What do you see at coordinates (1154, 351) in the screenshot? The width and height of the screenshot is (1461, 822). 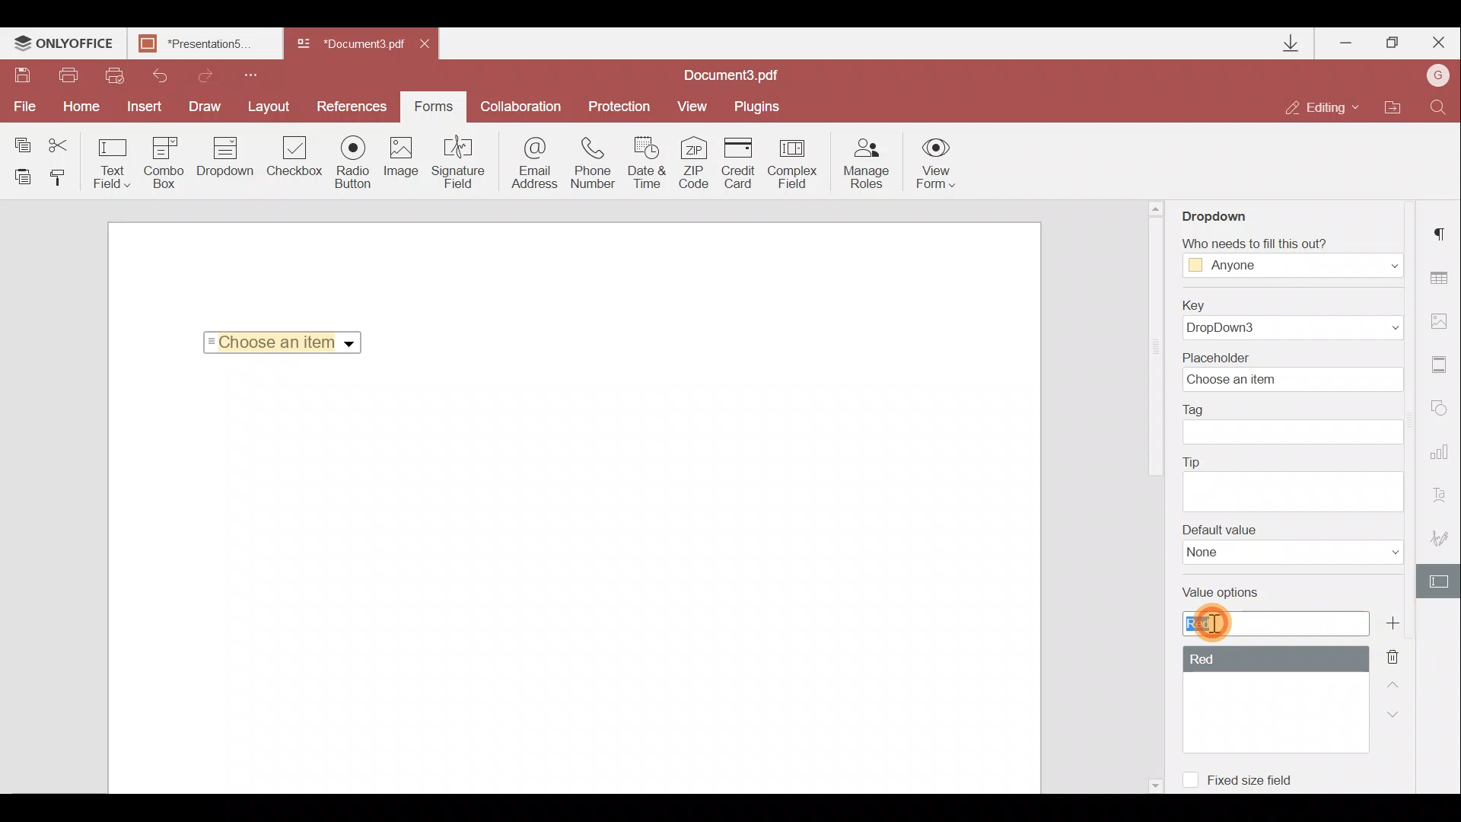 I see `Scroll bar` at bounding box center [1154, 351].